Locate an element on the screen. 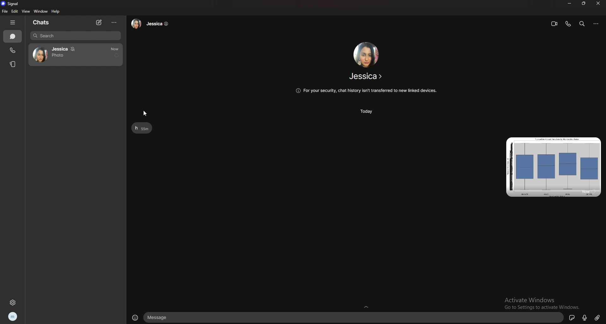  minimize is located at coordinates (569, 4).